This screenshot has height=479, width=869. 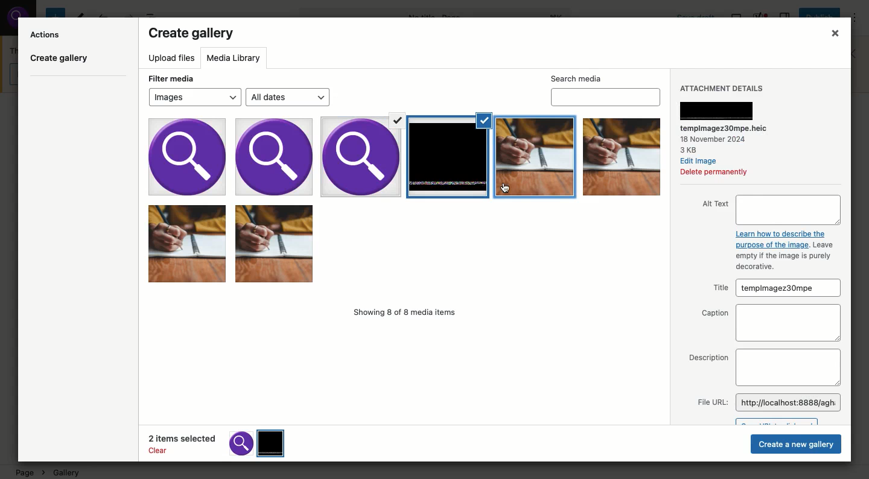 I want to click on Alt text, so click(x=771, y=212).